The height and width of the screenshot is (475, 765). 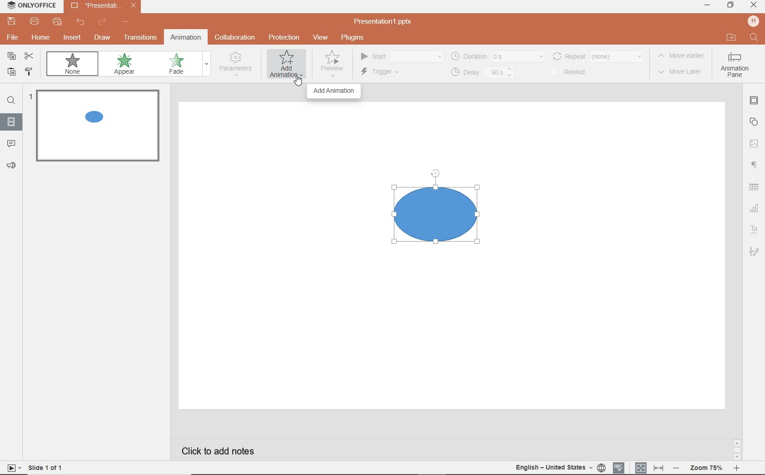 I want to click on protection, so click(x=283, y=37).